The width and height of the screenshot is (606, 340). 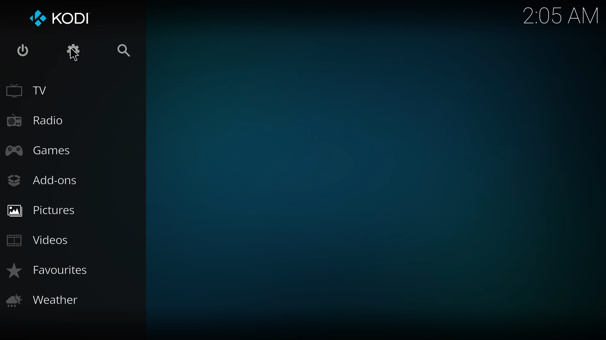 I want to click on radio, so click(x=41, y=122).